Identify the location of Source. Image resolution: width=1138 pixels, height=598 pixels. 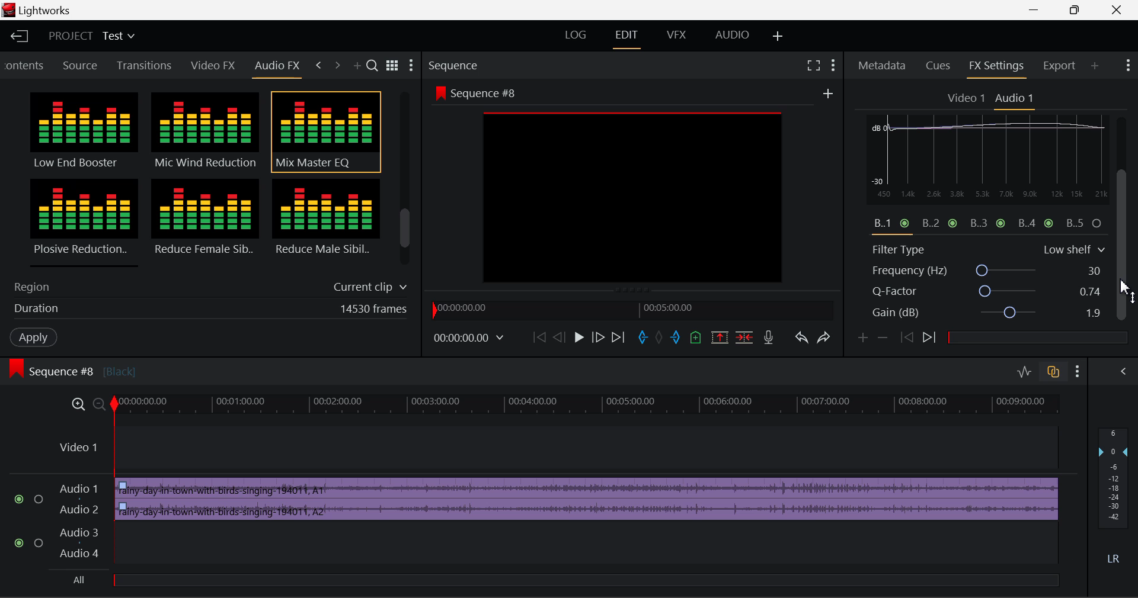
(82, 65).